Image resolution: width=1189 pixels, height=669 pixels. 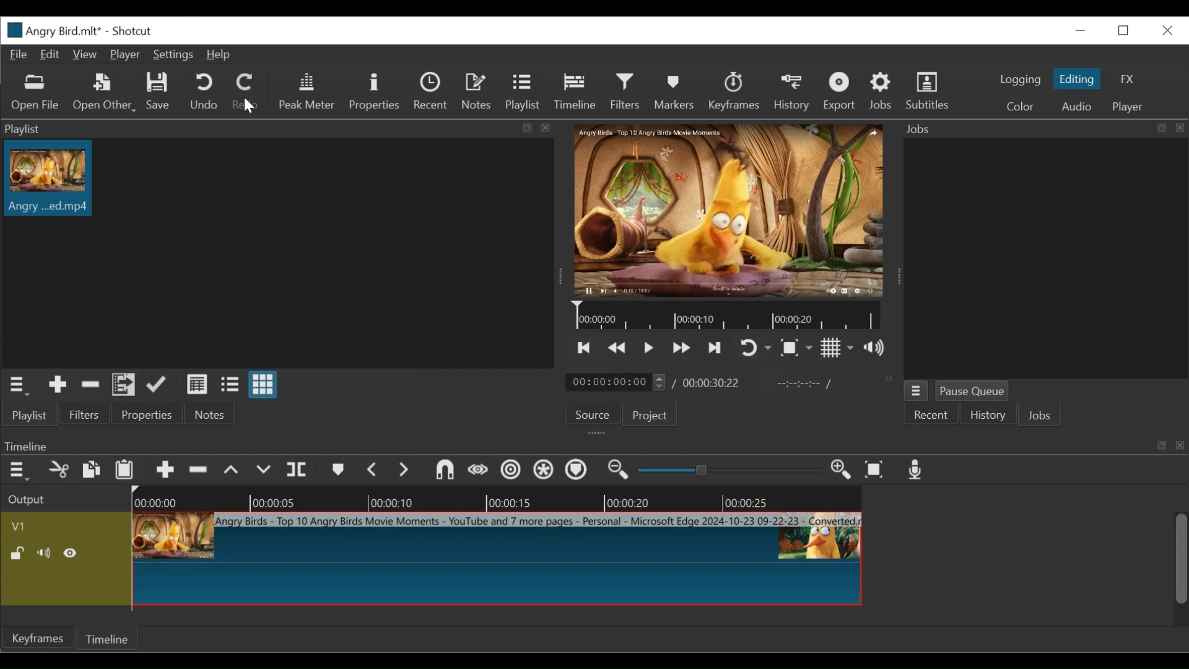 I want to click on player, so click(x=1125, y=107).